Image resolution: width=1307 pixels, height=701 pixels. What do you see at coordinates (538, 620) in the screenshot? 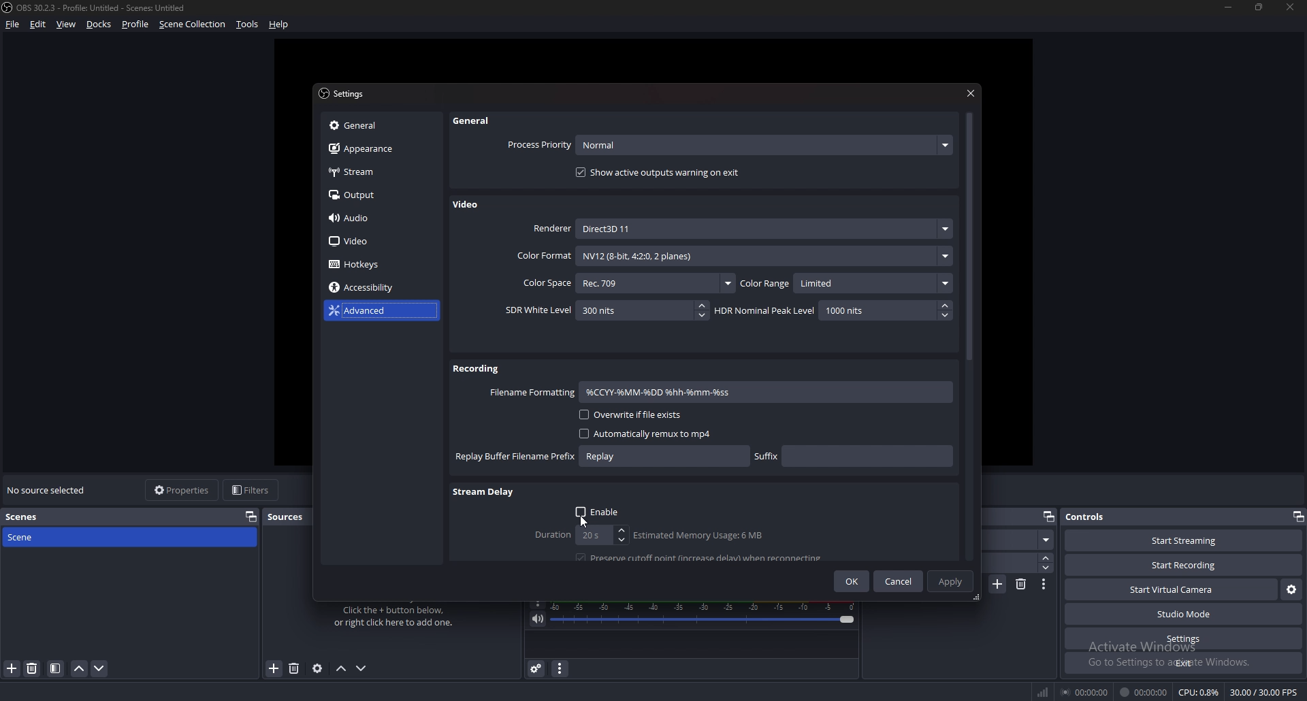
I see `mute` at bounding box center [538, 620].